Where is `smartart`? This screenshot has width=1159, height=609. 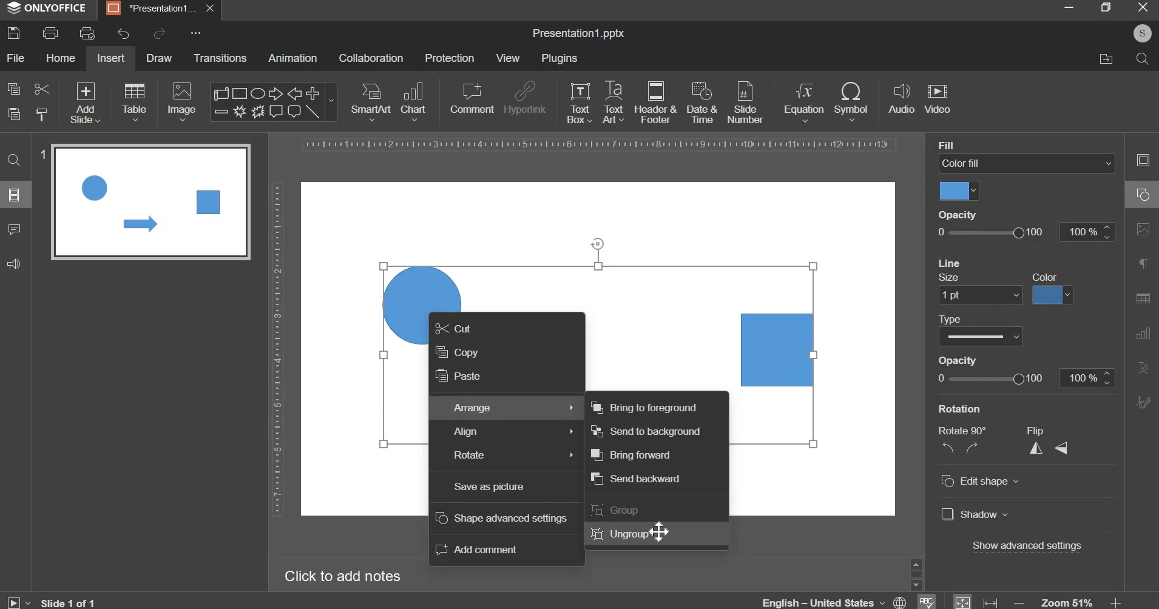
smartart is located at coordinates (371, 99).